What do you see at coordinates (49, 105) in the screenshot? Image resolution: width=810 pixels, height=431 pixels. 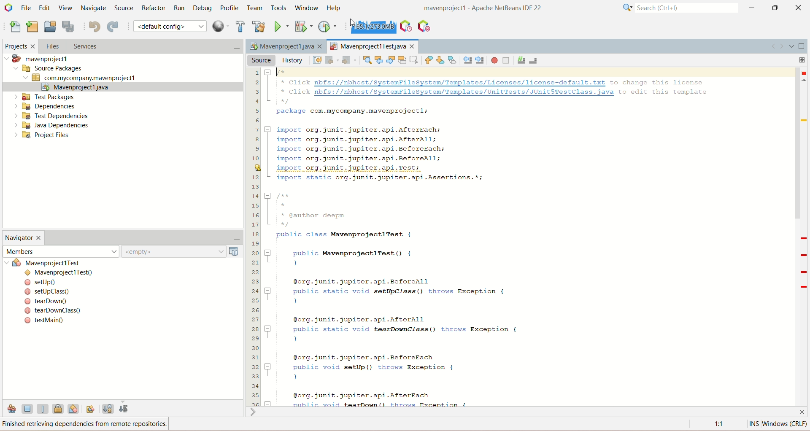 I see `dependencies` at bounding box center [49, 105].